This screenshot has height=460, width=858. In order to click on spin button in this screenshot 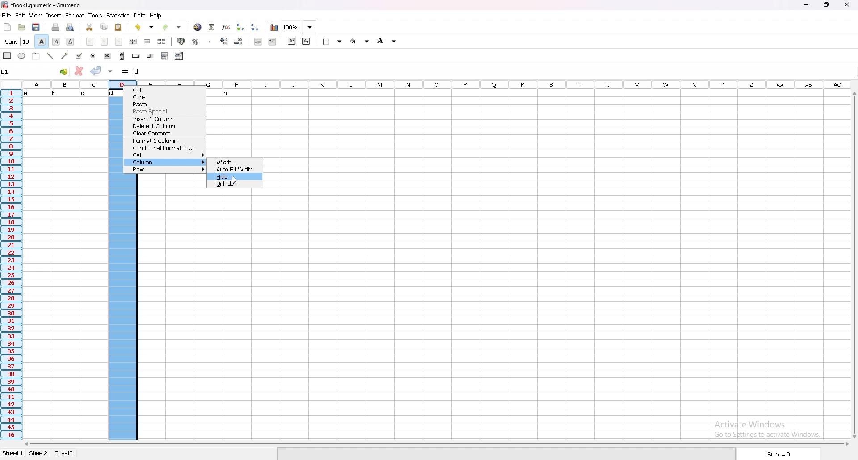, I will do `click(137, 56)`.